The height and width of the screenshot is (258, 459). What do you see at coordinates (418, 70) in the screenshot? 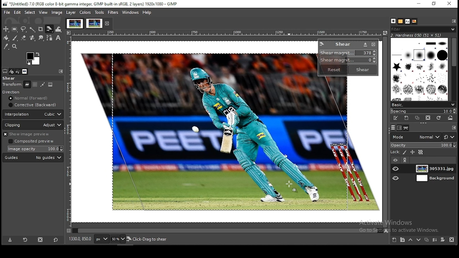
I see `brushes` at bounding box center [418, 70].